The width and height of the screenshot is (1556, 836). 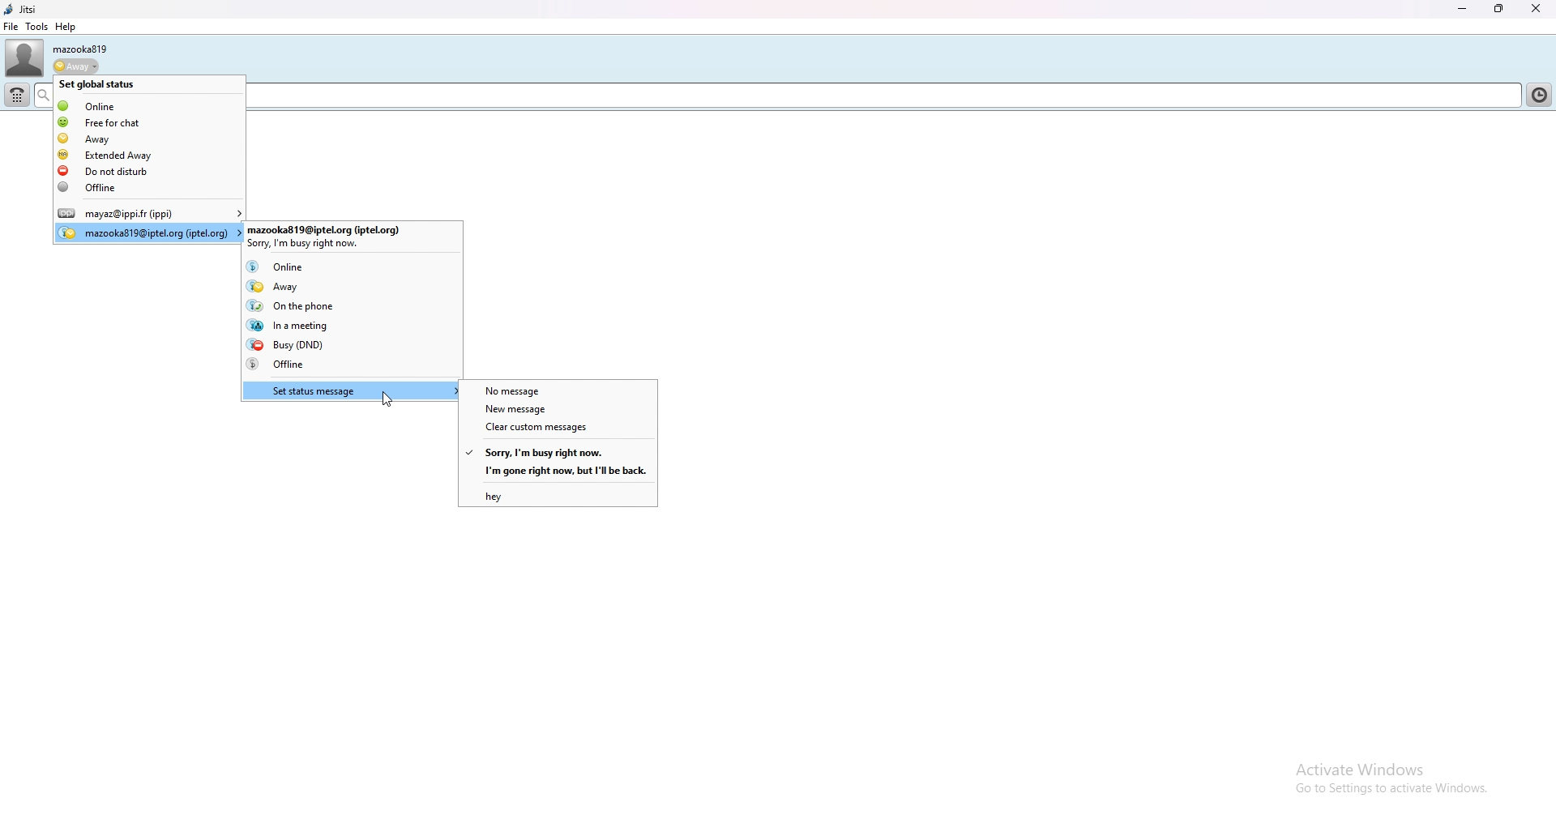 What do you see at coordinates (351, 364) in the screenshot?
I see `offline` at bounding box center [351, 364].